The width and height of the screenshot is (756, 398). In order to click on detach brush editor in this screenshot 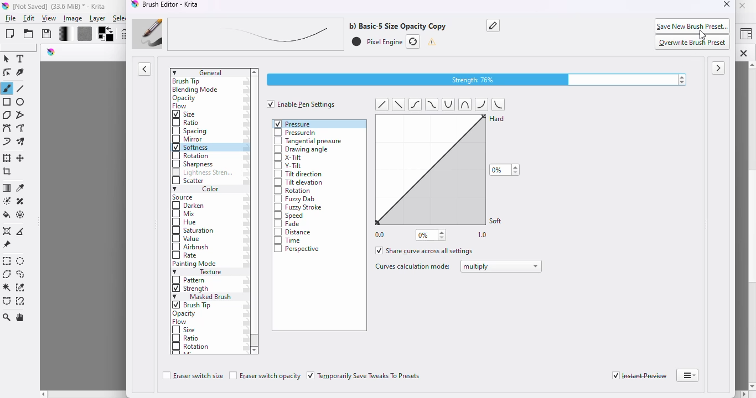, I will do `click(687, 375)`.